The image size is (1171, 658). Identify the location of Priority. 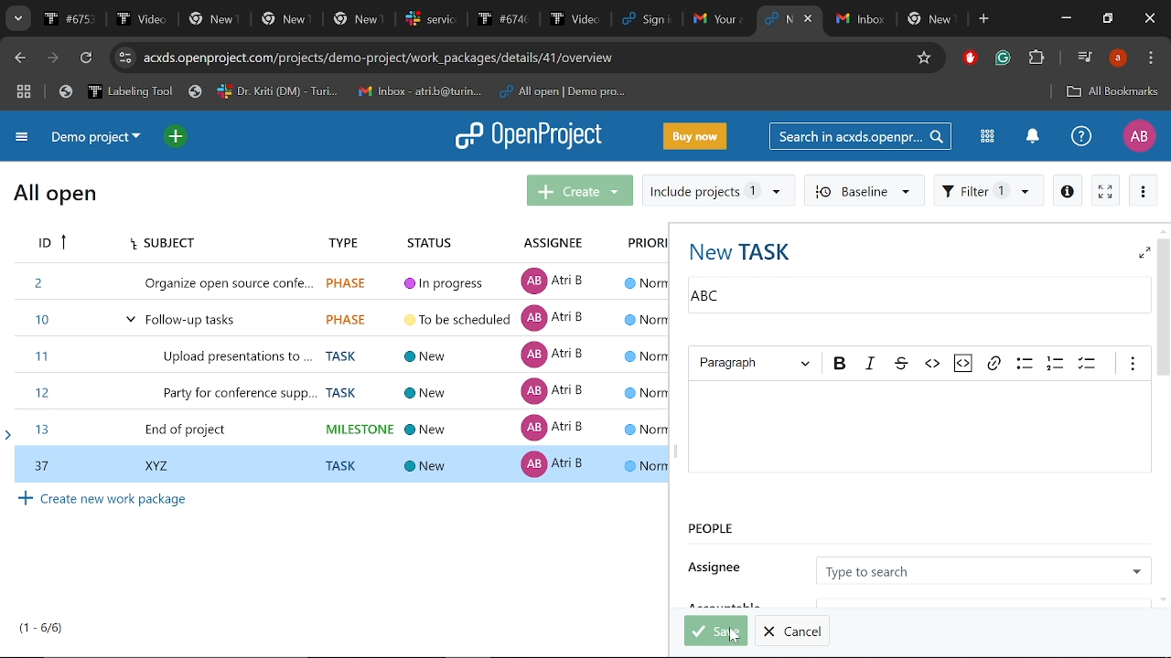
(642, 244).